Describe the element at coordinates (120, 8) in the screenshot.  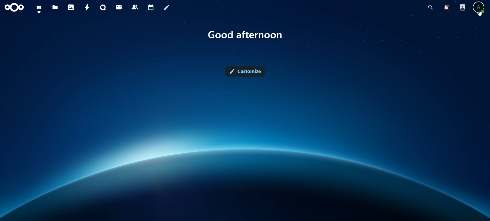
I see `mail` at that location.